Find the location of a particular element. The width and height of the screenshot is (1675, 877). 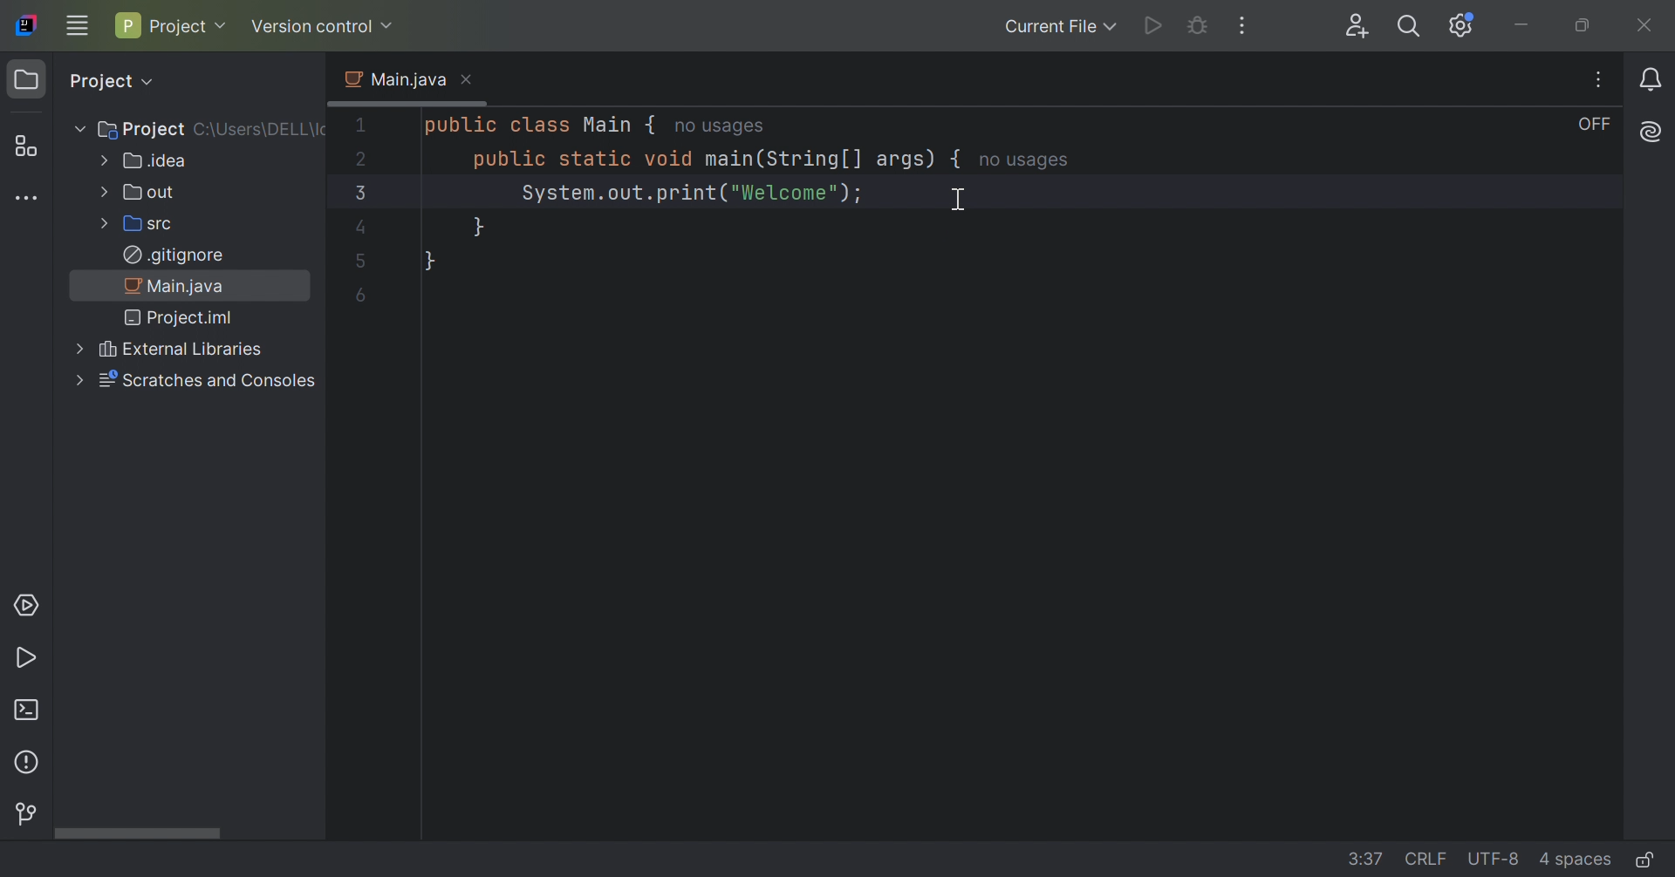

Src is located at coordinates (135, 226).